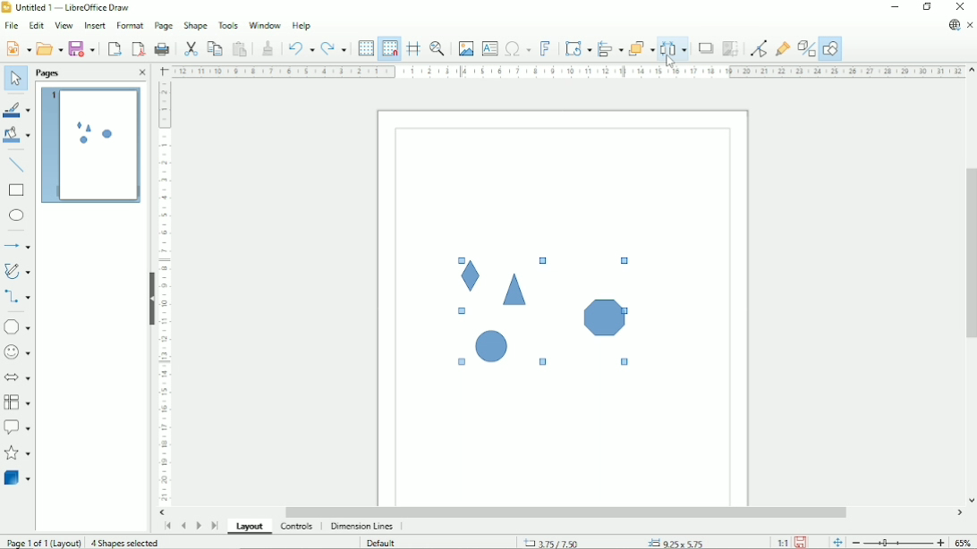 This screenshot has width=977, height=549. Describe the element at coordinates (546, 48) in the screenshot. I see `insert fontwork text` at that location.